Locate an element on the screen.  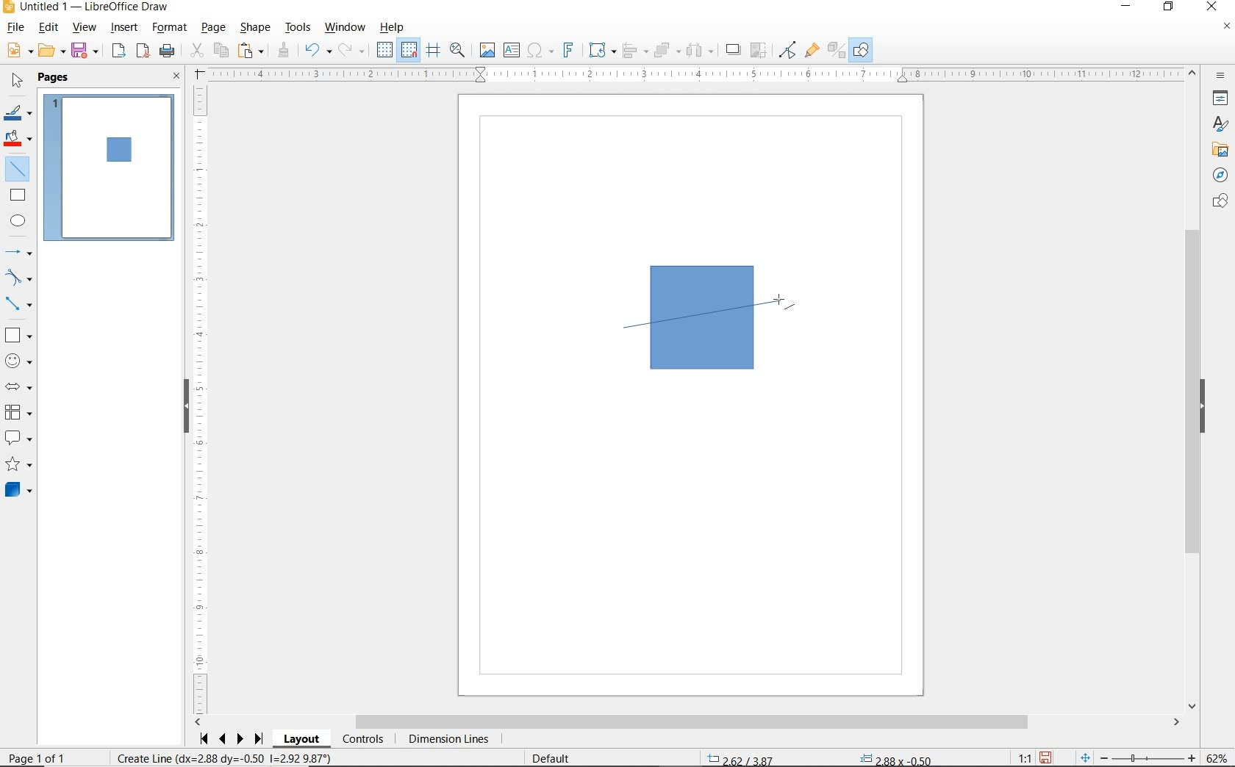
SCROLL NEXT is located at coordinates (232, 739).